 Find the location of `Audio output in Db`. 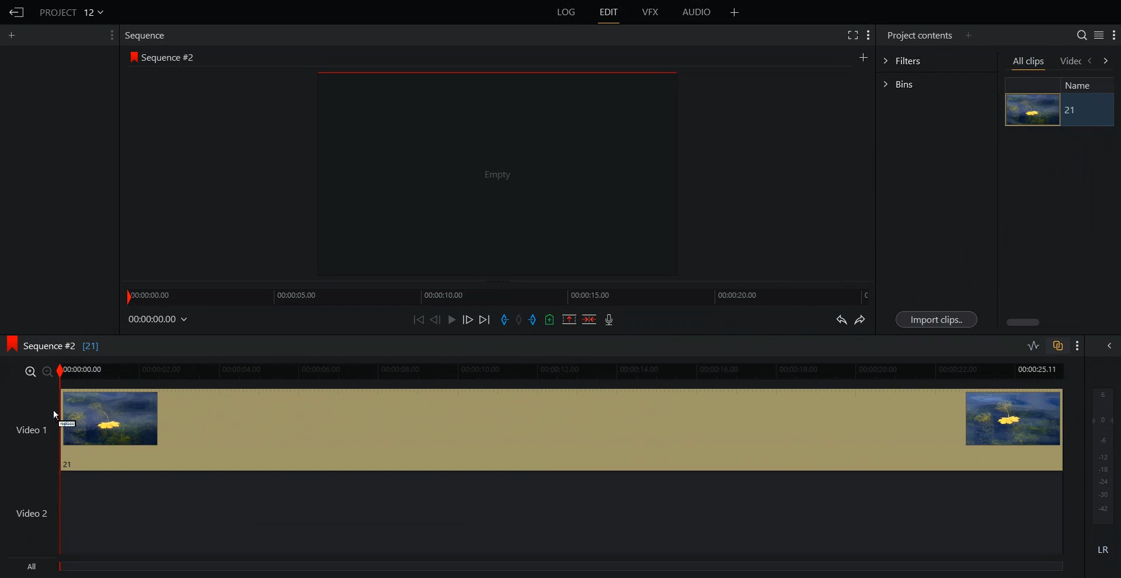

Audio output in Db is located at coordinates (1103, 455).